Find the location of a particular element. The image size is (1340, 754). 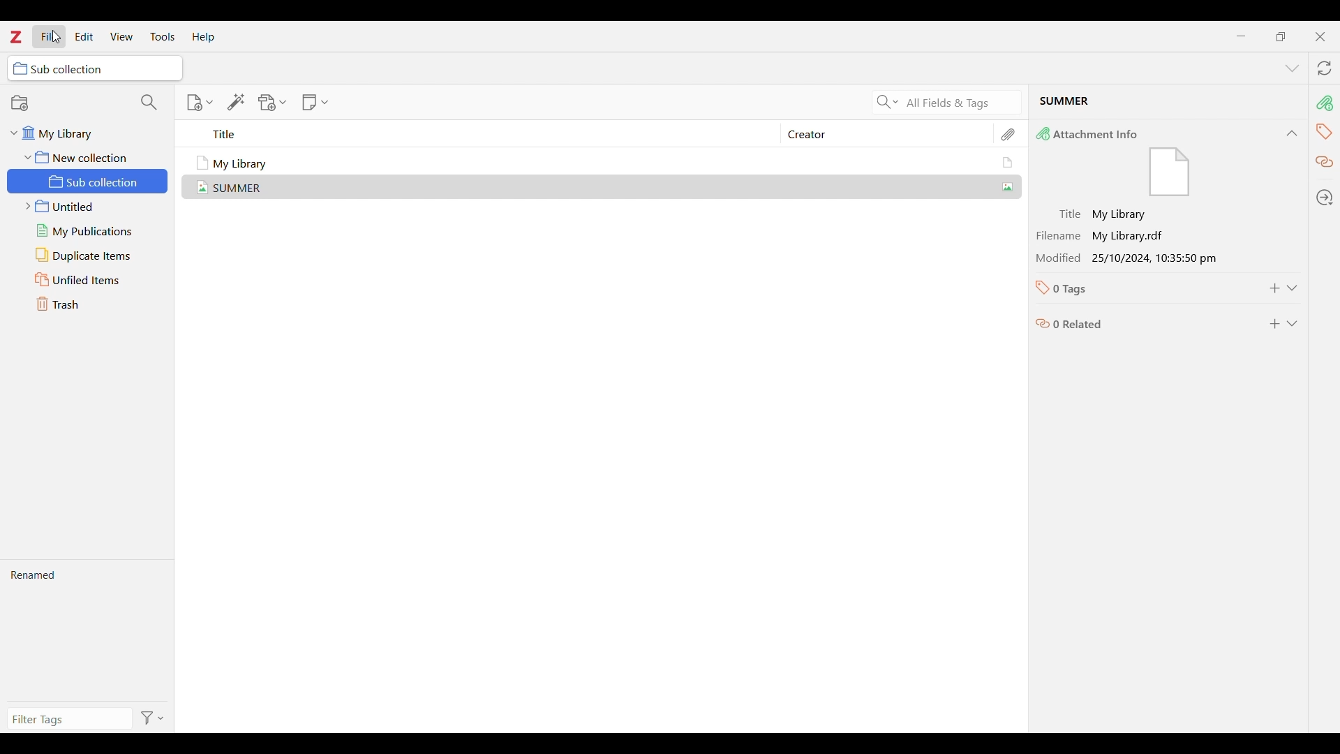

Type filter tag is located at coordinates (67, 719).